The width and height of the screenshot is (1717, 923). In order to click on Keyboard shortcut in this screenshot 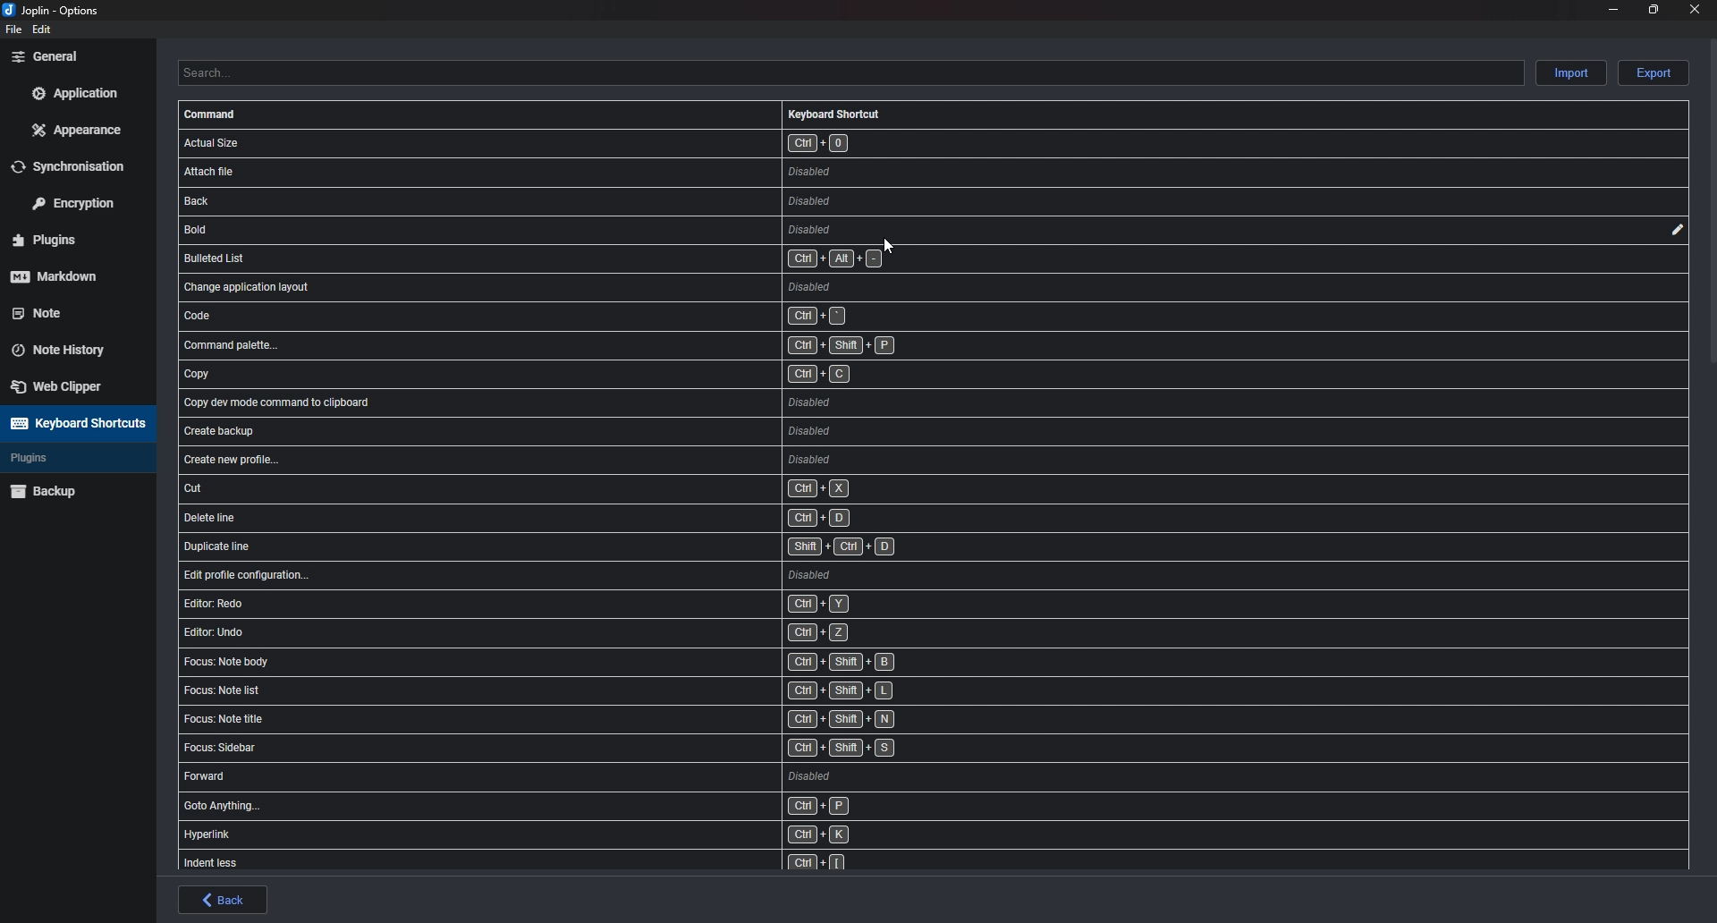, I will do `click(834, 114)`.